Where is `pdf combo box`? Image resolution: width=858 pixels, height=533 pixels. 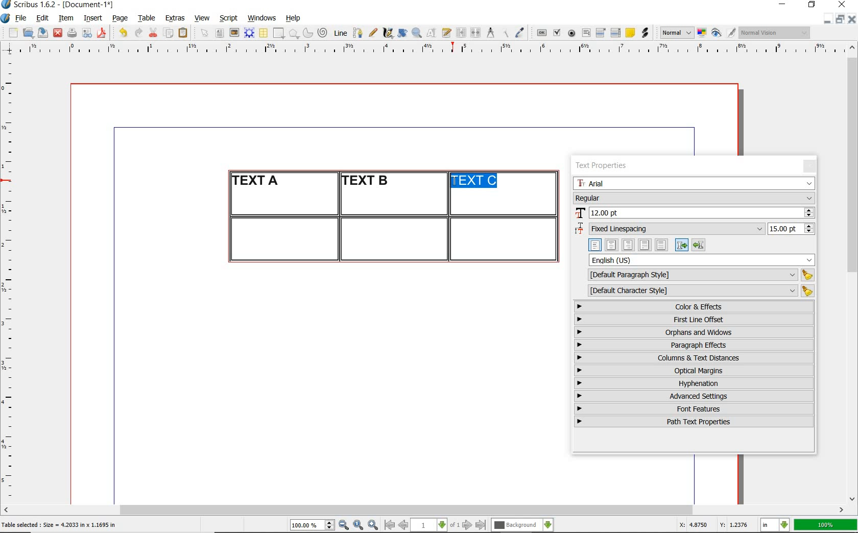 pdf combo box is located at coordinates (601, 32).